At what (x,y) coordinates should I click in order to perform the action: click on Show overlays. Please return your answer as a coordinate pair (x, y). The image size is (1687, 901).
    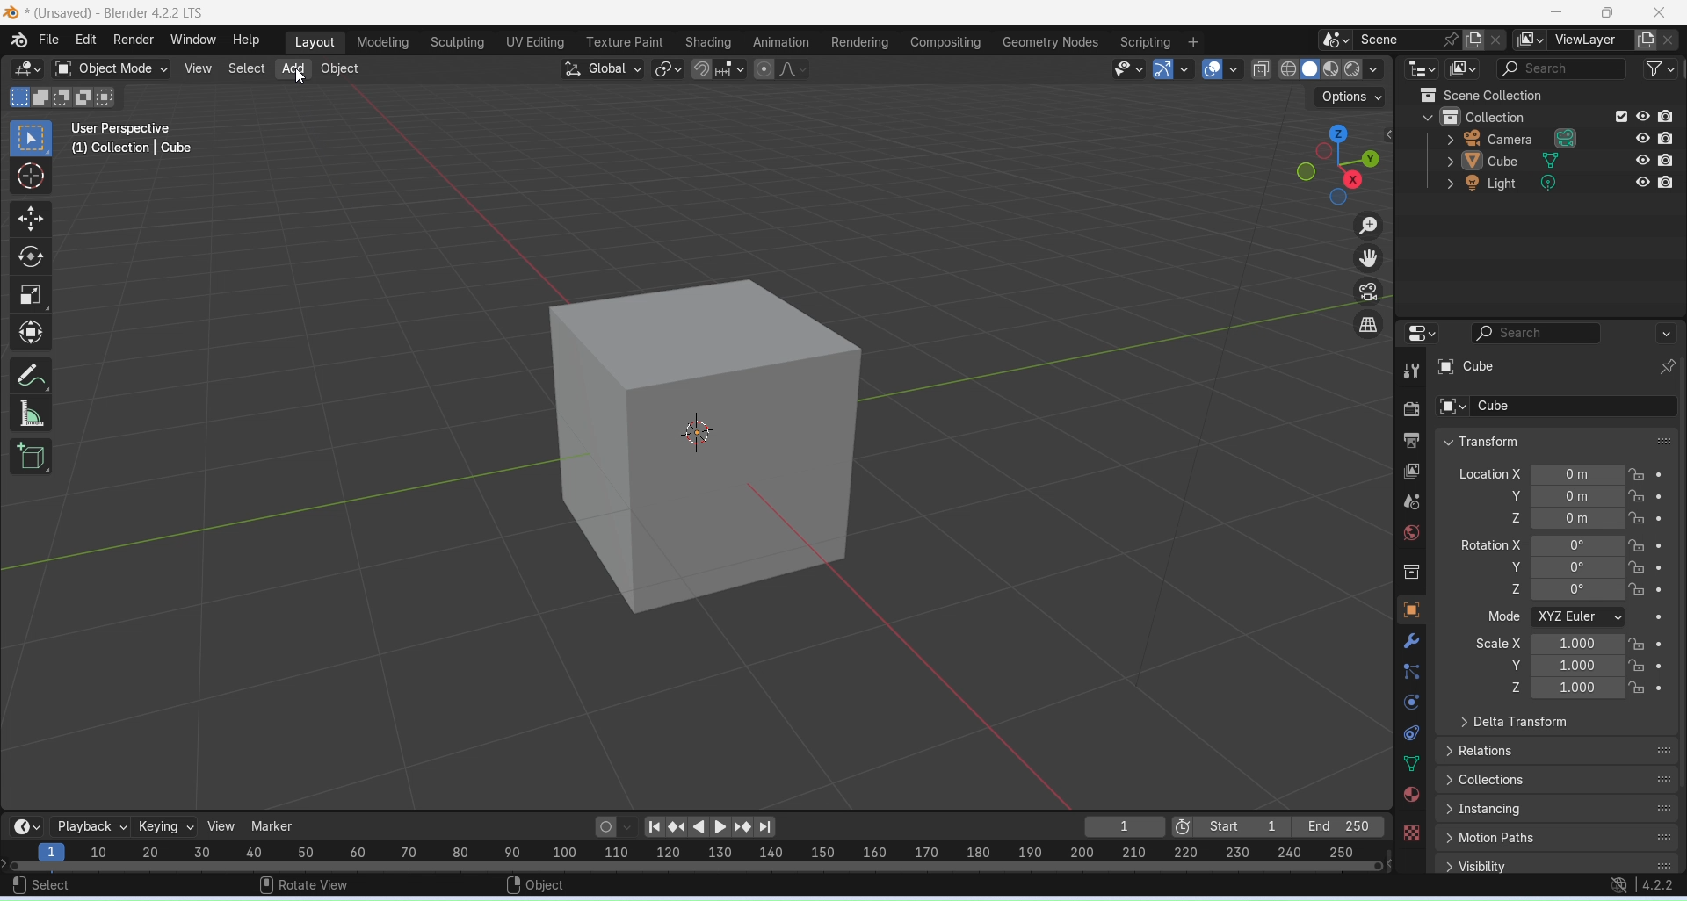
    Looking at the image, I should click on (1220, 69).